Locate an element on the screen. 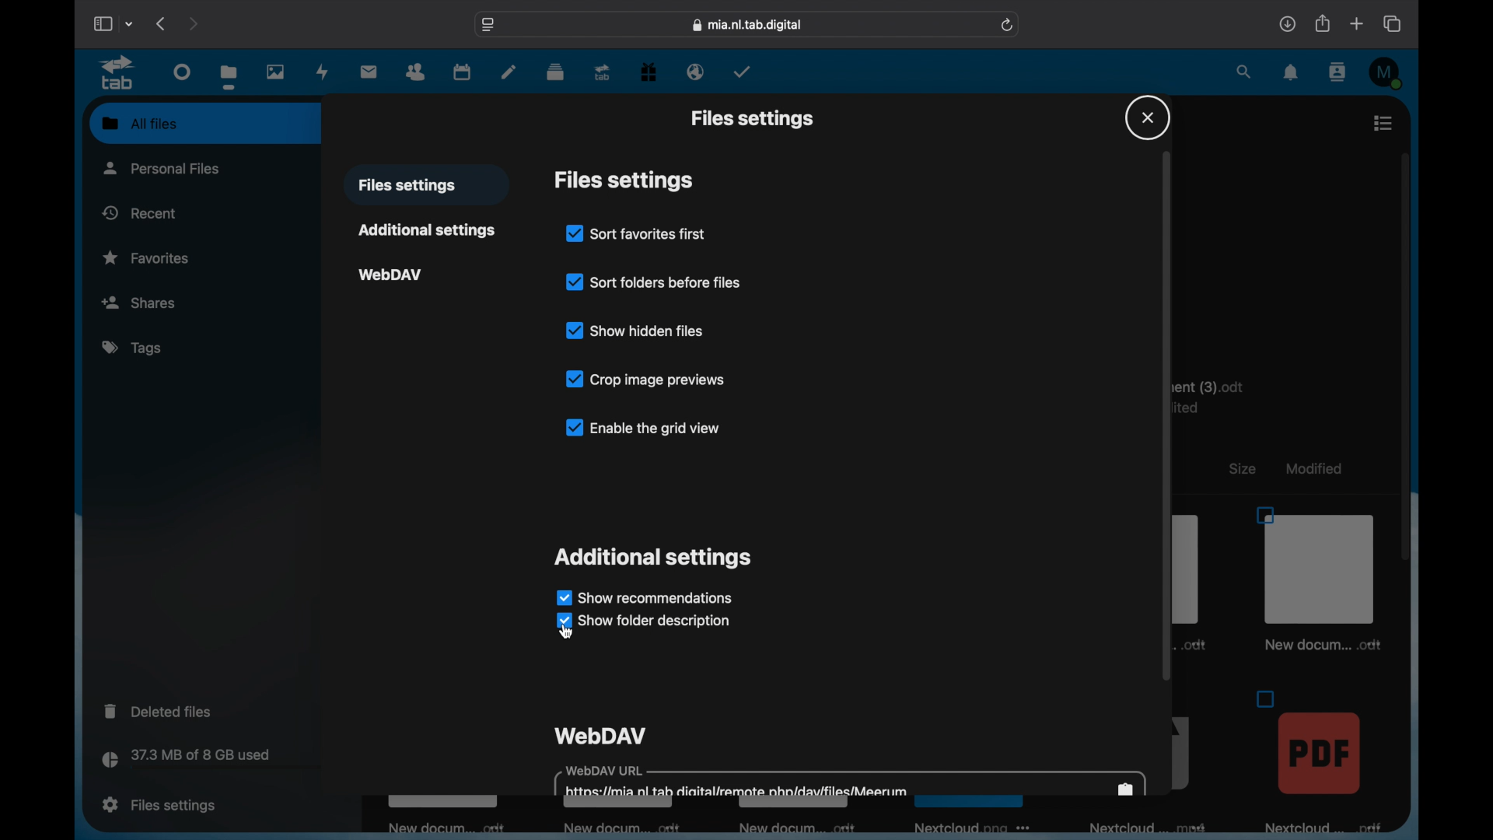 The width and height of the screenshot is (1493, 840). recent is located at coordinates (139, 212).